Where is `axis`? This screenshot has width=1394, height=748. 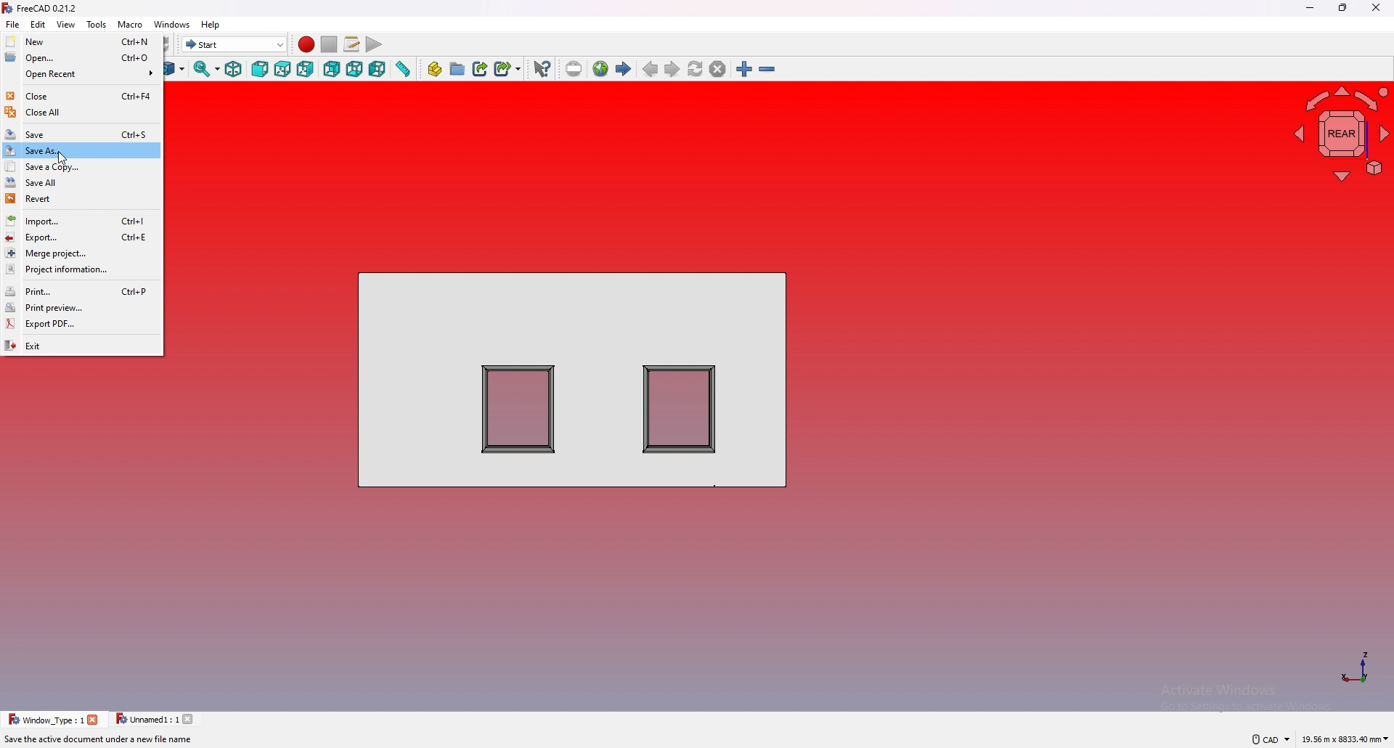 axis is located at coordinates (1355, 667).